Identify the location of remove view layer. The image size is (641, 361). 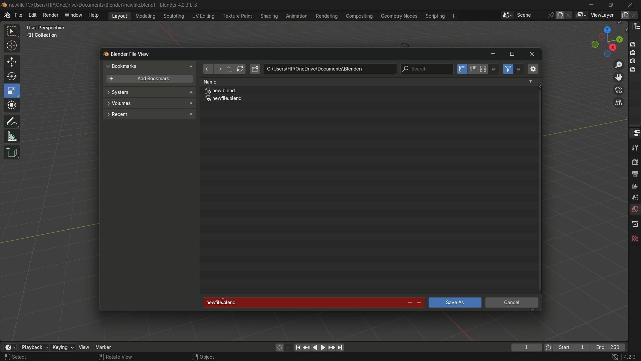
(635, 15).